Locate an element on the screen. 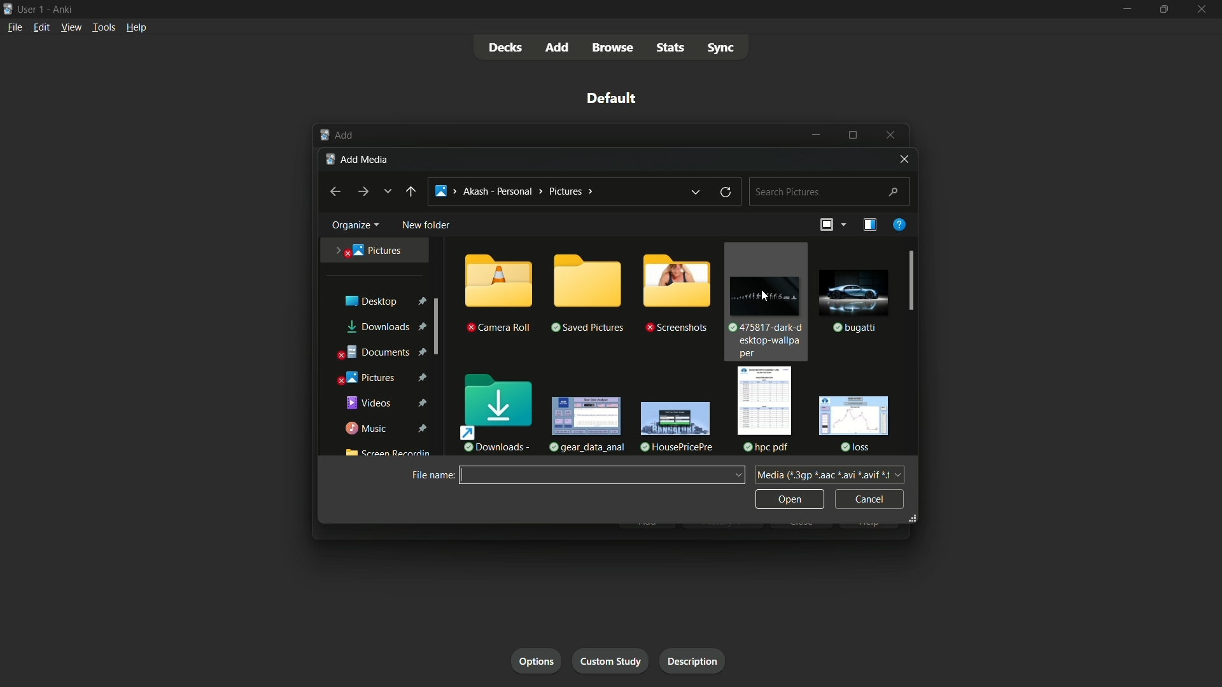  scroll bar is located at coordinates (437, 325).